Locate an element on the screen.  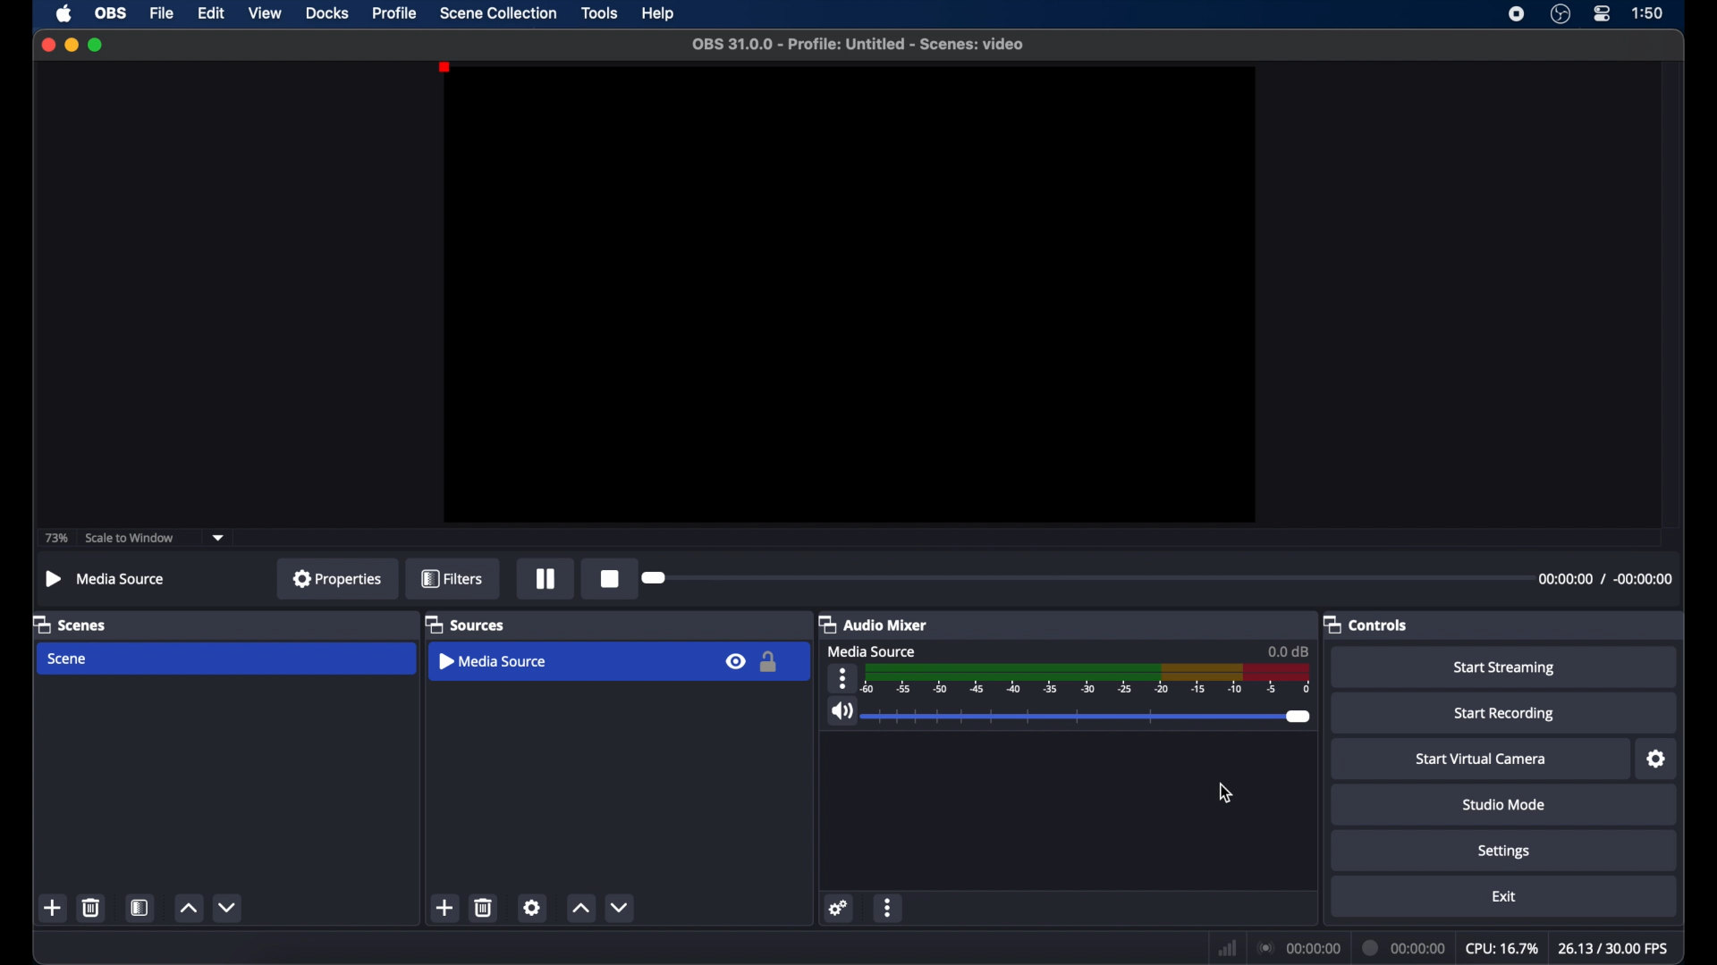
view is located at coordinates (265, 13).